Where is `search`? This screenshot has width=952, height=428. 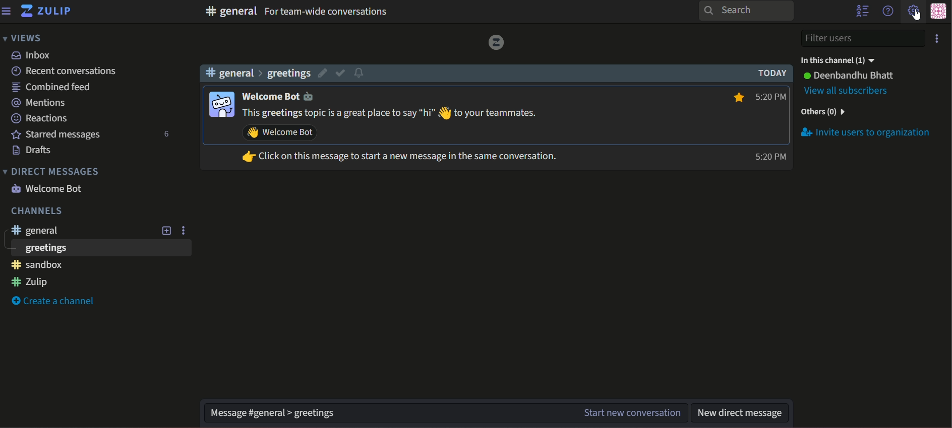
search is located at coordinates (747, 11).